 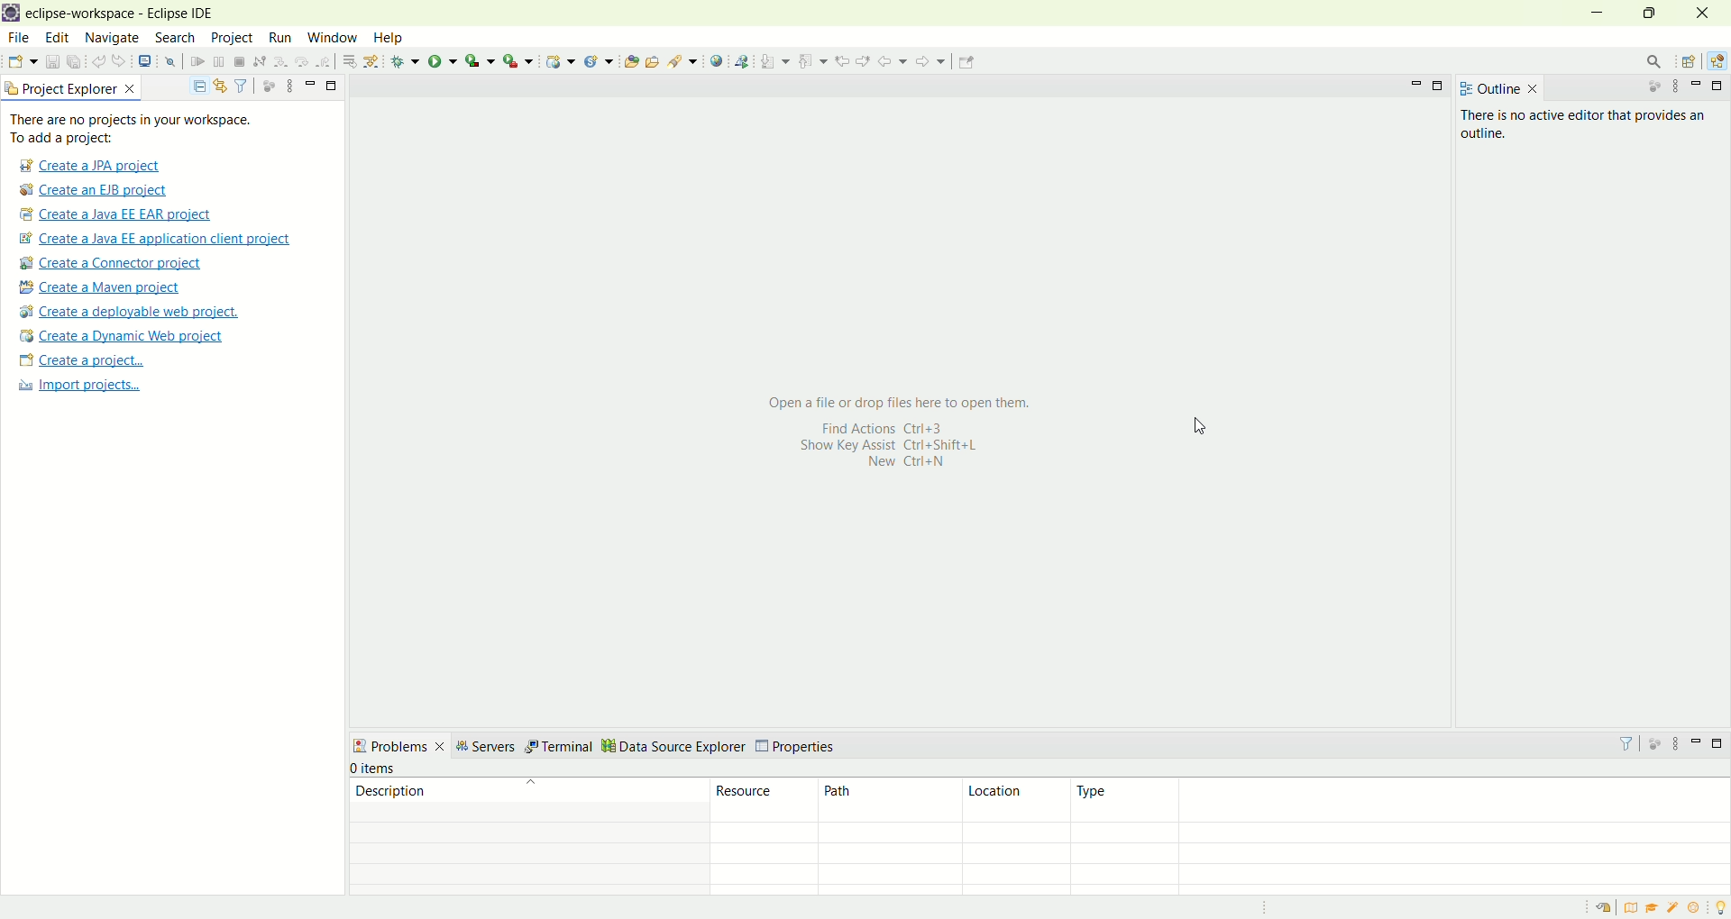 What do you see at coordinates (1401, 799) in the screenshot?
I see `type` at bounding box center [1401, 799].